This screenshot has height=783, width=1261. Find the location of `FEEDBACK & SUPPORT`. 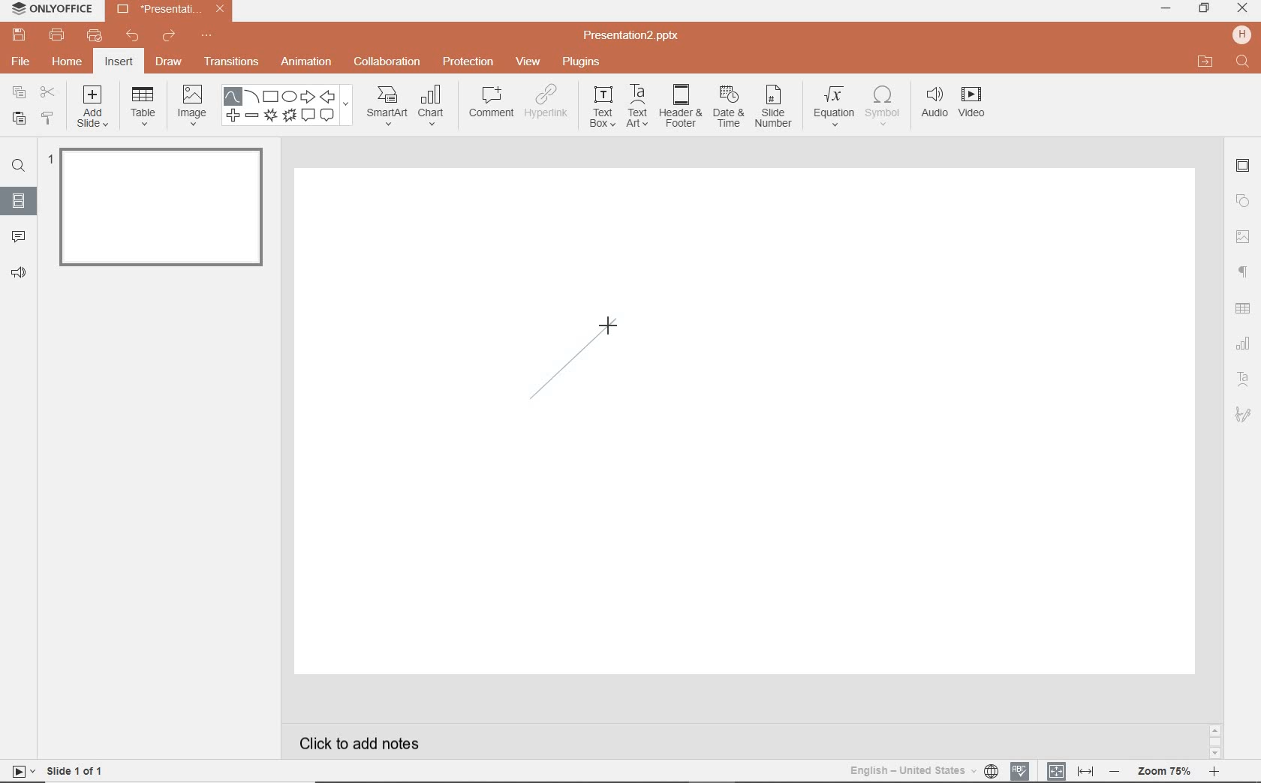

FEEDBACK & SUPPORT is located at coordinates (18, 273).